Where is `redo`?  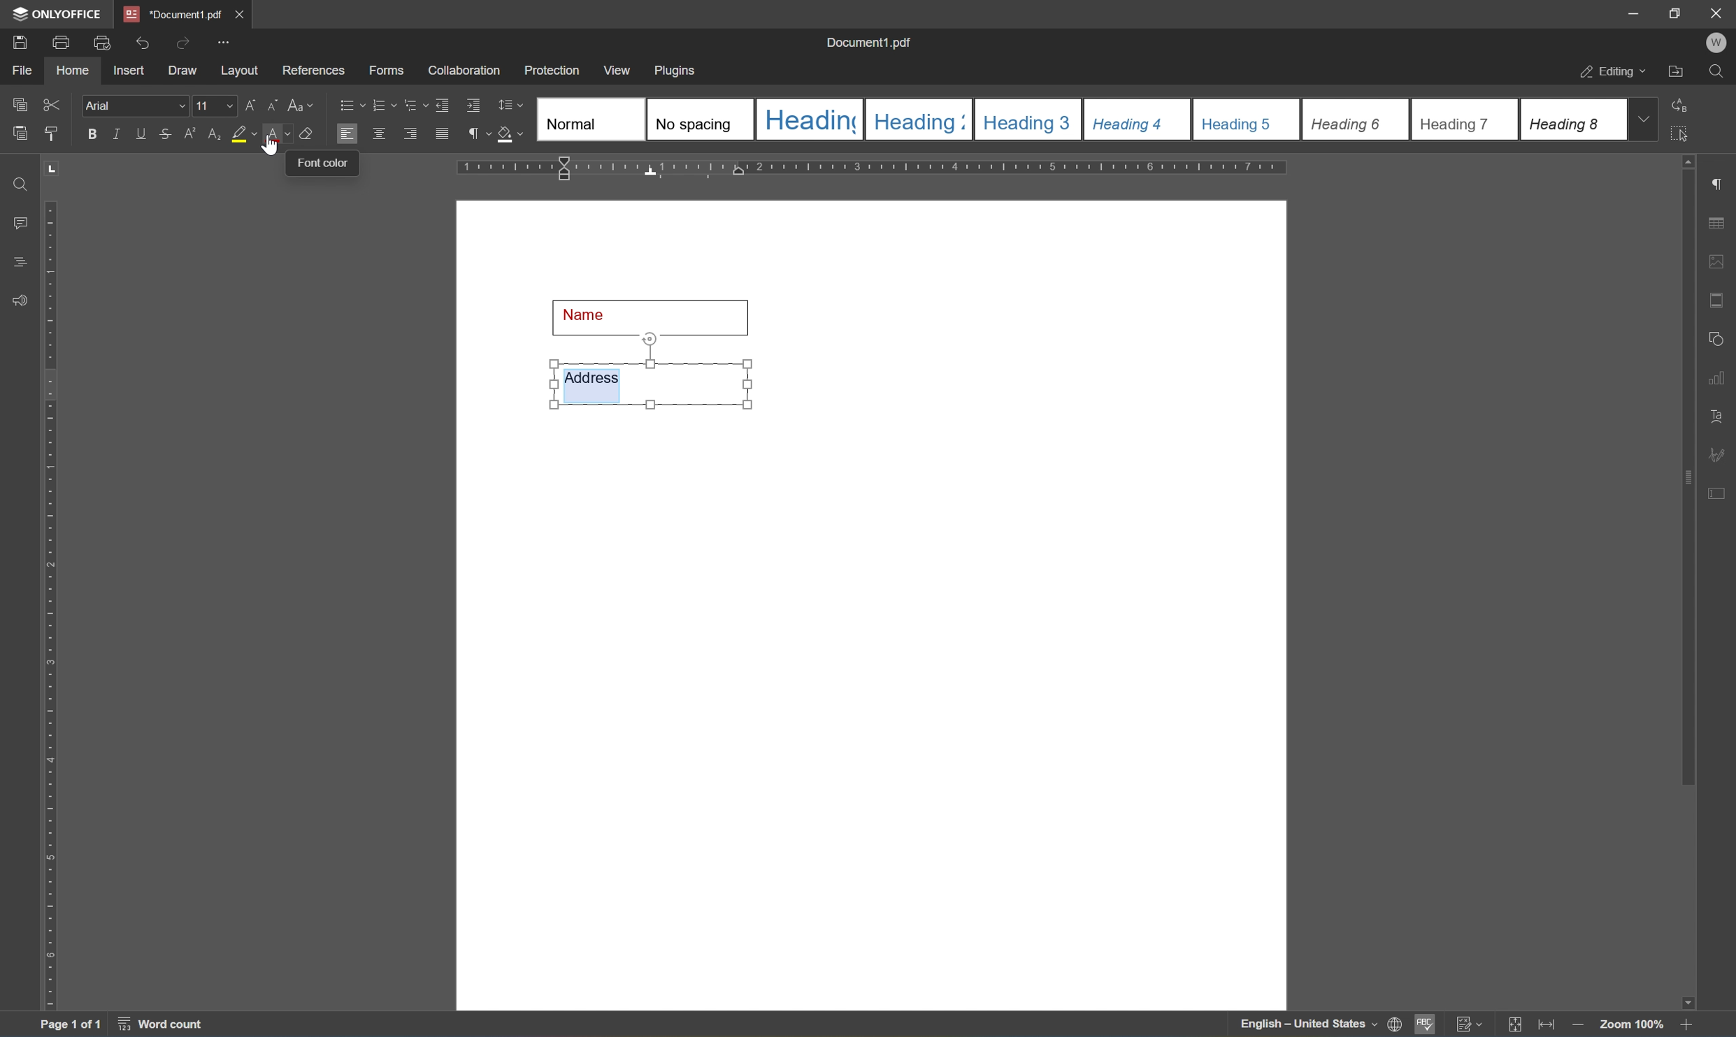
redo is located at coordinates (179, 42).